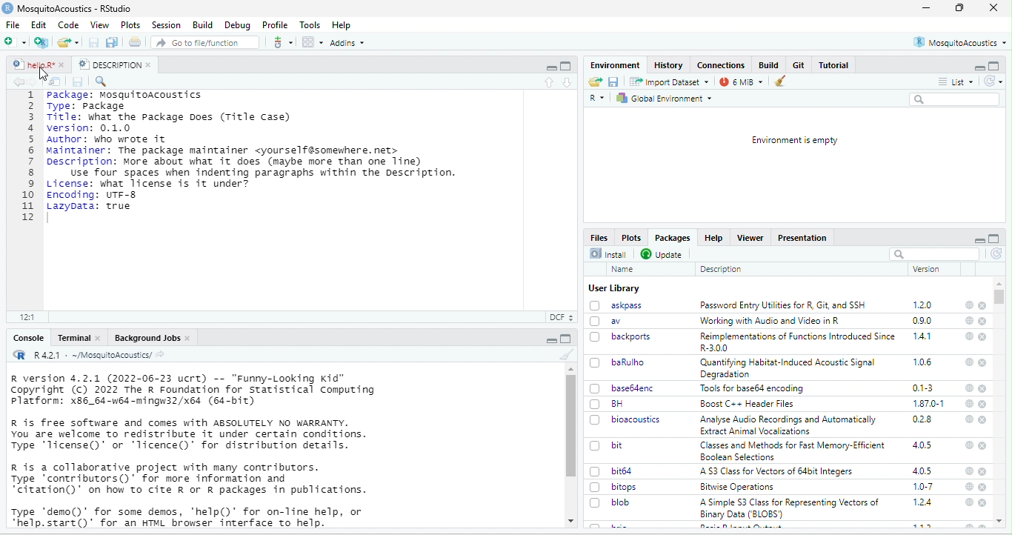 The image size is (1012, 535). Describe the element at coordinates (935, 253) in the screenshot. I see `search bar` at that location.